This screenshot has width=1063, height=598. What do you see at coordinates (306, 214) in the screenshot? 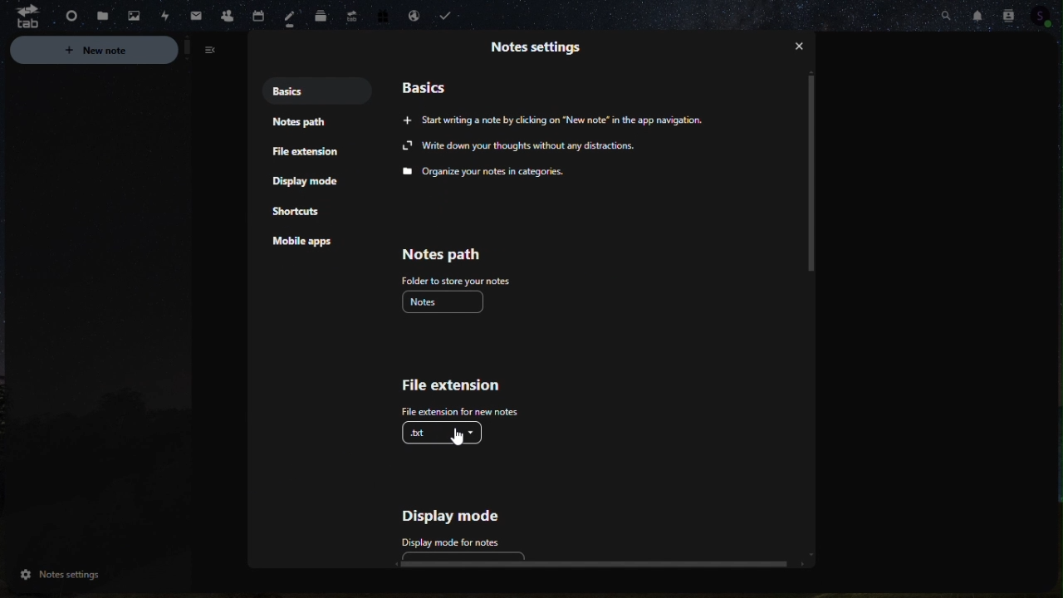
I see `Shortcut` at bounding box center [306, 214].